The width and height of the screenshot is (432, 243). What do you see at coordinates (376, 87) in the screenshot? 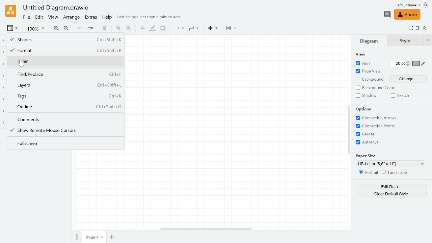
I see `Background color` at bounding box center [376, 87].